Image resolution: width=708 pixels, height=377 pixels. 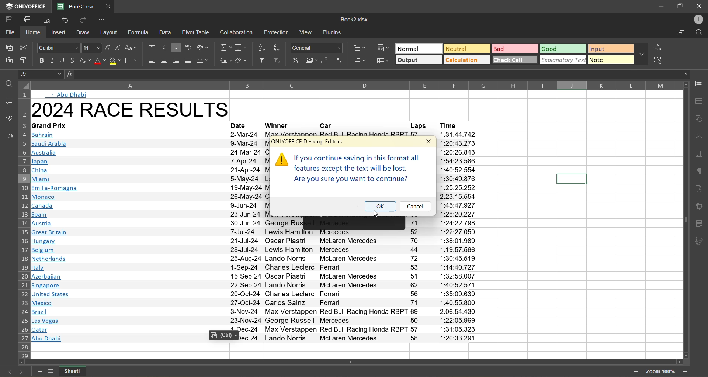 What do you see at coordinates (110, 33) in the screenshot?
I see `layout` at bounding box center [110, 33].